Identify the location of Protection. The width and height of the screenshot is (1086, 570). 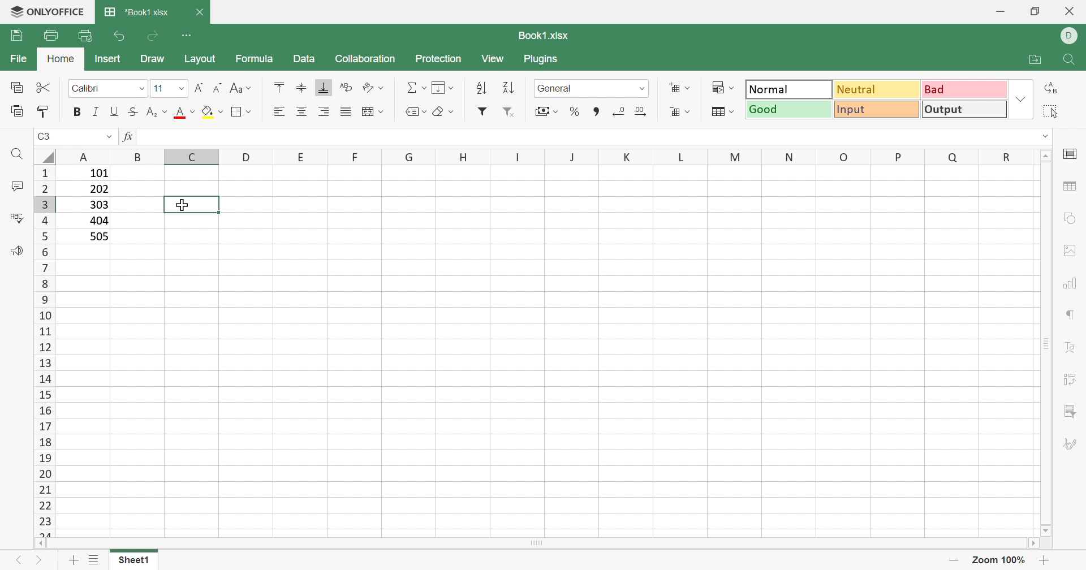
(437, 59).